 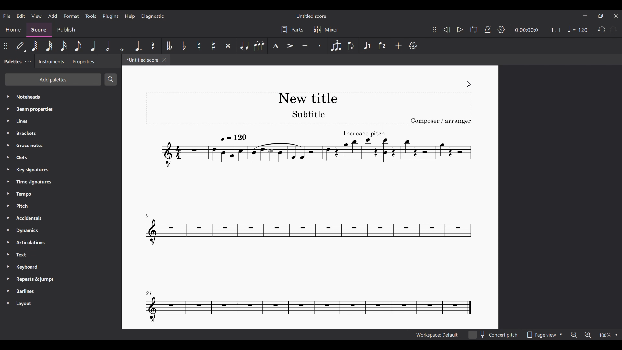 I want to click on Concert pitch toggle, so click(x=493, y=335).